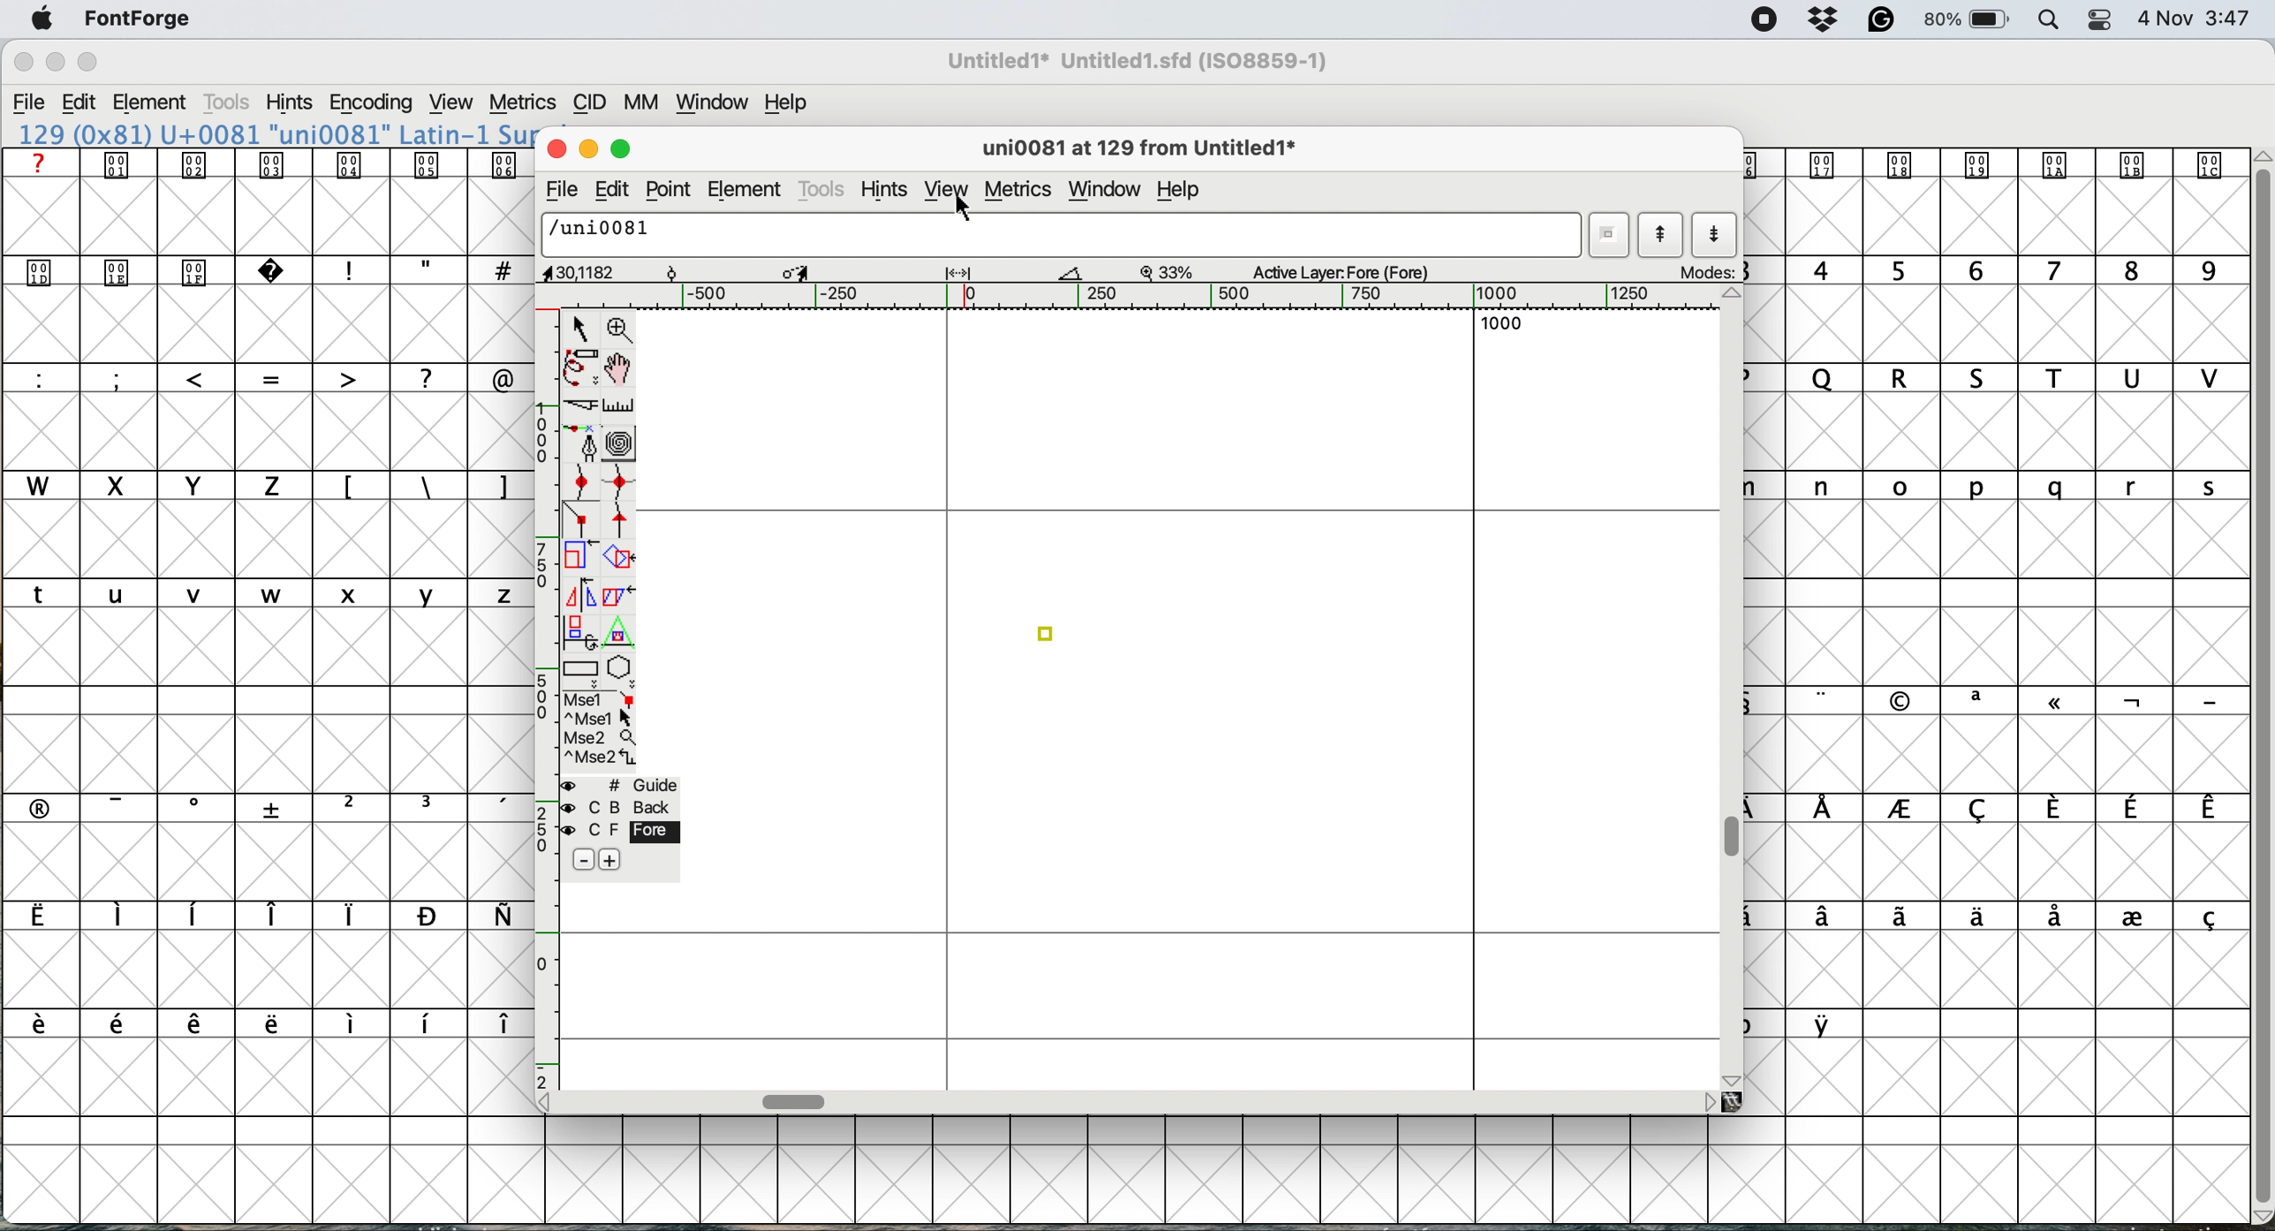 The image size is (2275, 1231). I want to click on vertical scroll bar, so click(1737, 834).